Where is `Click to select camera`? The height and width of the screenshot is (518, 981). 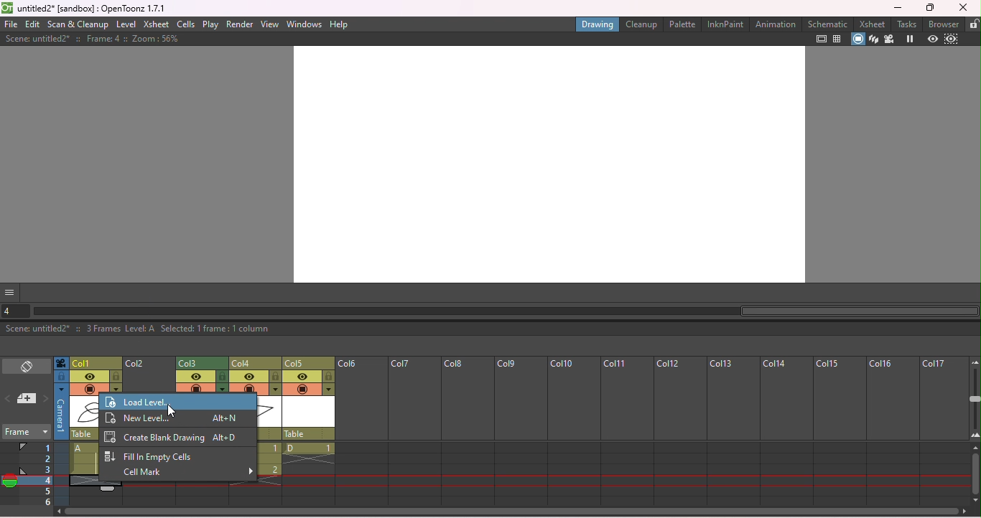 Click to select camera is located at coordinates (61, 363).